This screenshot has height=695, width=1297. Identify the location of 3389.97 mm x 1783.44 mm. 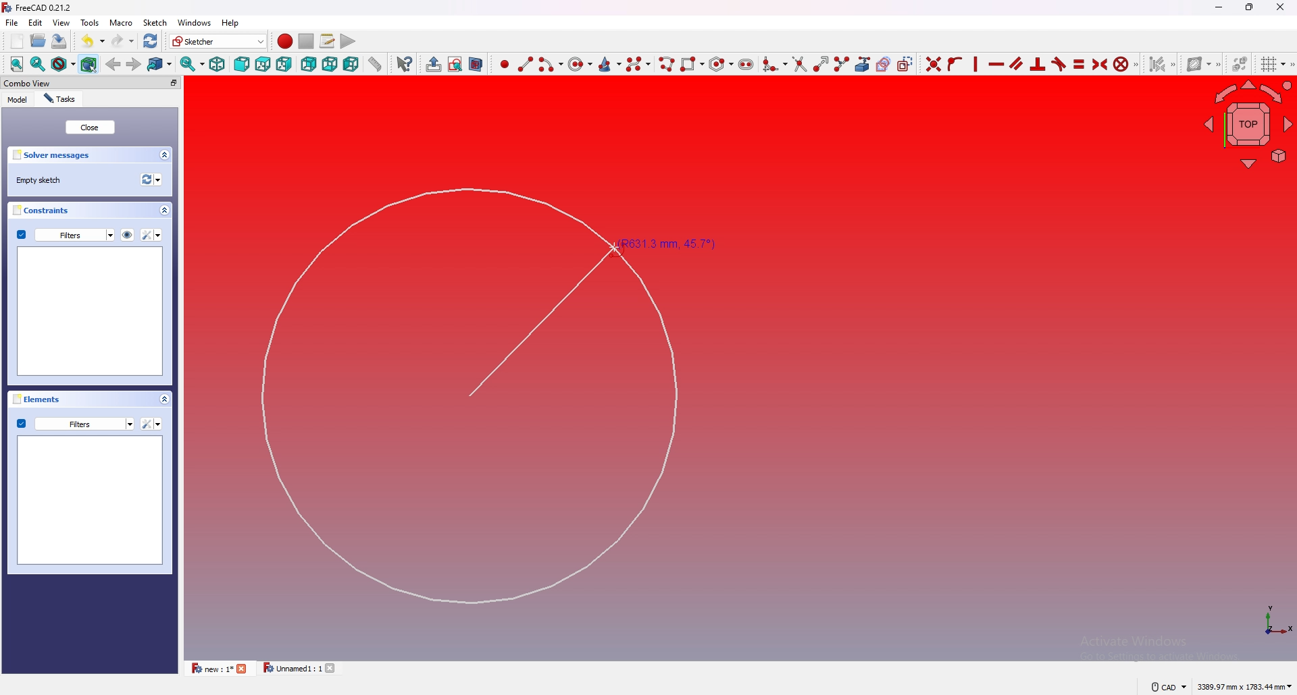
(1244, 686).